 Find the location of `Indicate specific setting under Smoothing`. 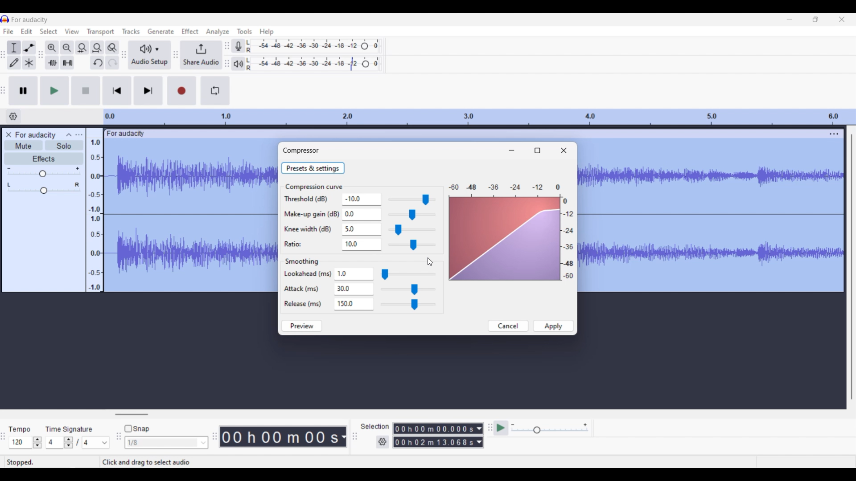

Indicate specific setting under Smoothing is located at coordinates (308, 289).